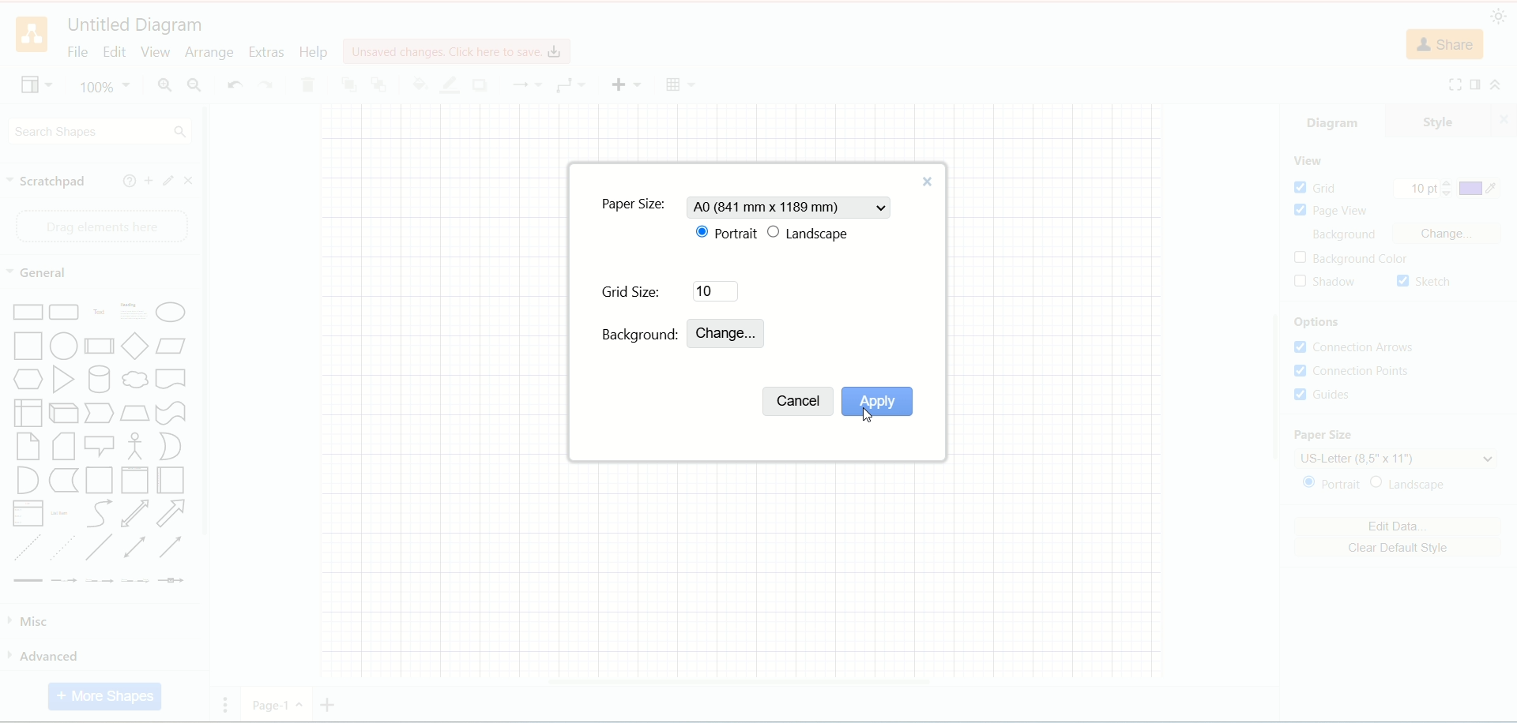  What do you see at coordinates (459, 51) in the screenshot?
I see `click here to save` at bounding box center [459, 51].